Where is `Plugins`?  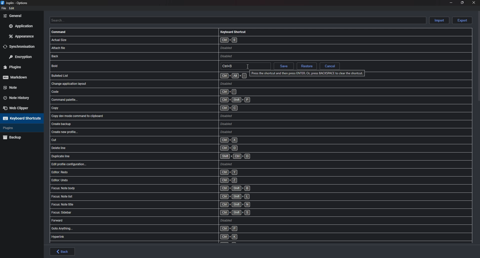
Plugins is located at coordinates (19, 67).